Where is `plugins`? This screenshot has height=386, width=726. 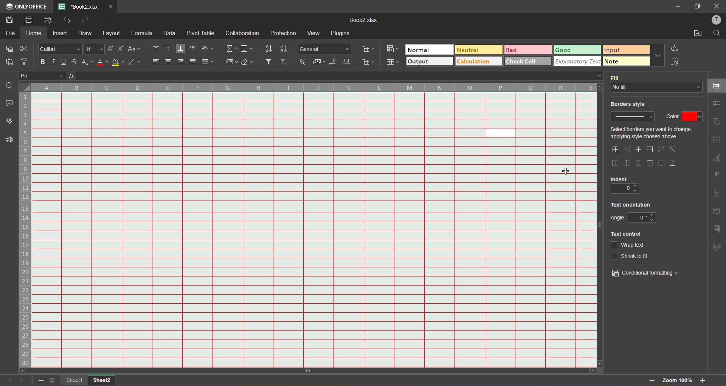
plugins is located at coordinates (343, 34).